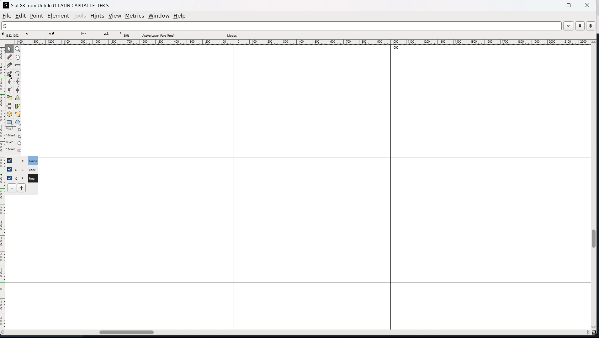 The height and width of the screenshot is (338, 599). I want to click on add a tangent point, so click(18, 90).